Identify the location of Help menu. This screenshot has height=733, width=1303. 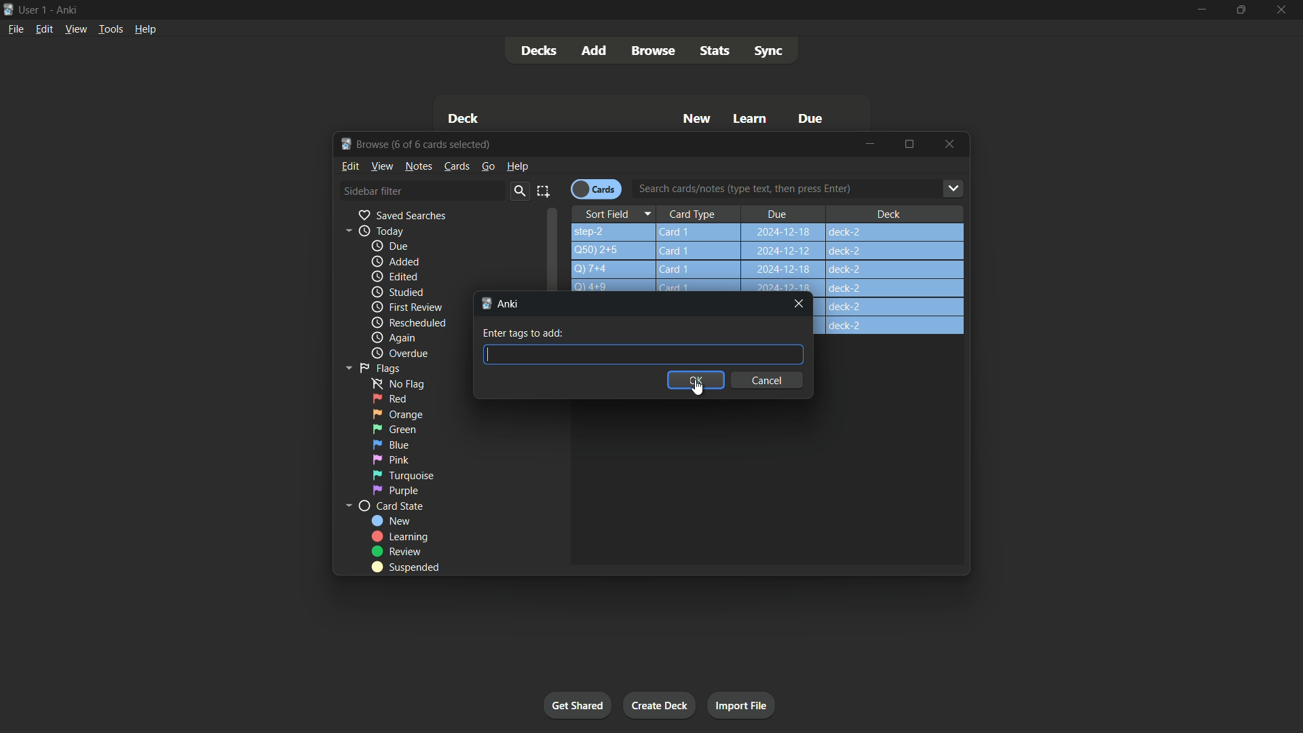
(147, 29).